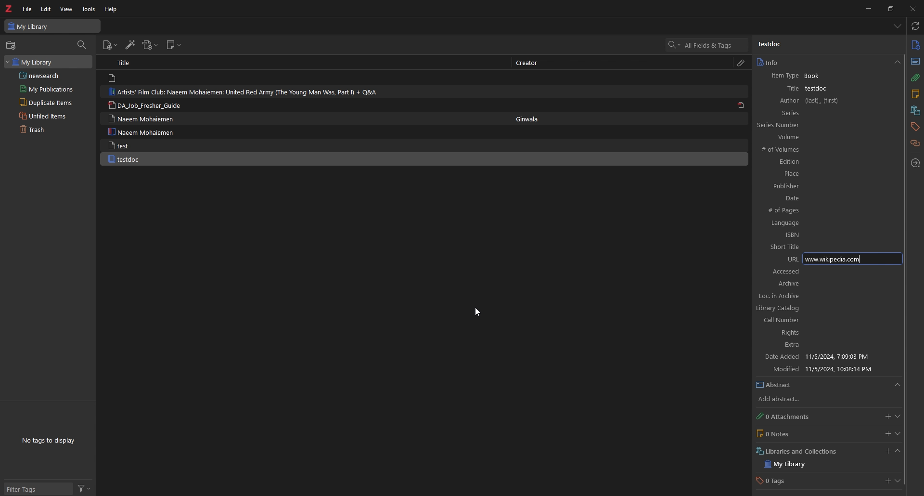 Image resolution: width=924 pixels, height=496 pixels. I want to click on Publisher, so click(814, 186).